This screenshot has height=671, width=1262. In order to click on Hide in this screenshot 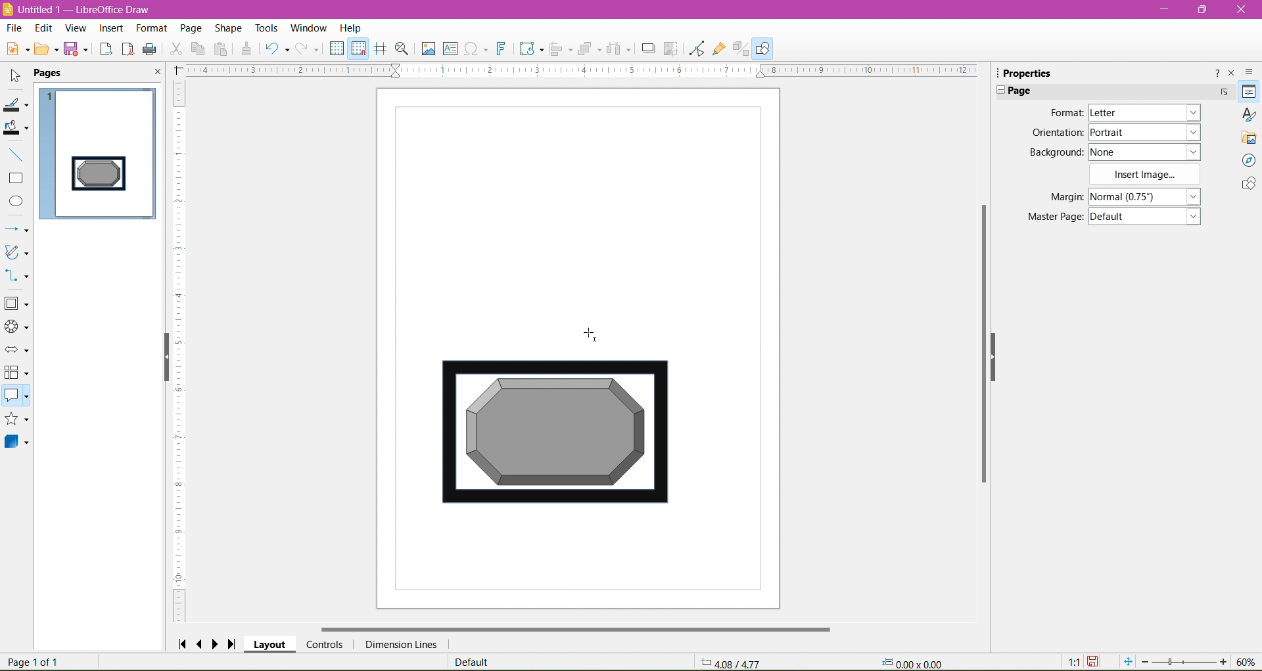, I will do `click(162, 360)`.